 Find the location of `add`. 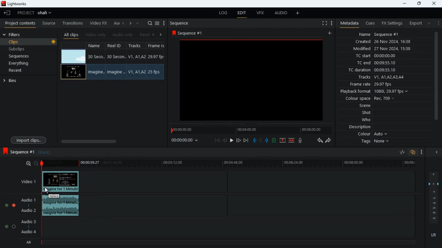

add is located at coordinates (429, 23).